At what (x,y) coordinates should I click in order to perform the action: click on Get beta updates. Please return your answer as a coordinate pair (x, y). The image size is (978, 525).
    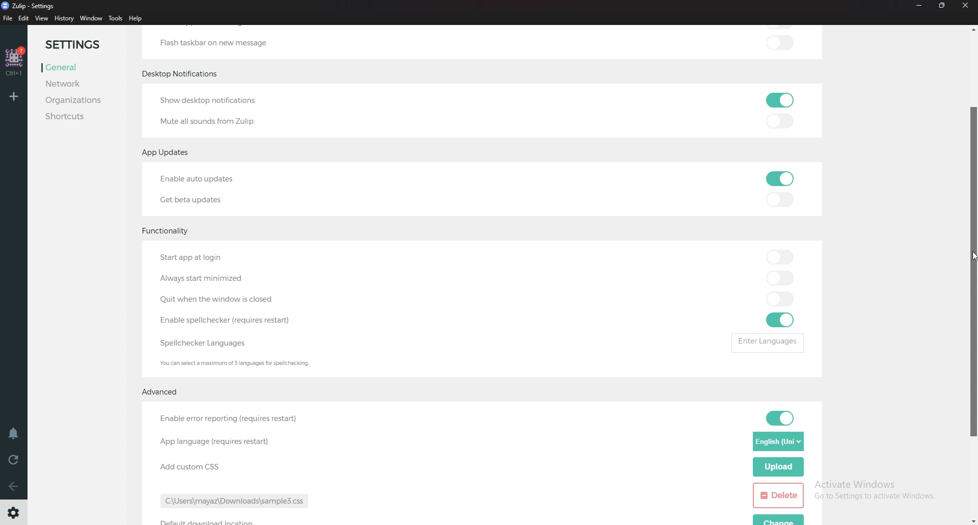
    Looking at the image, I should click on (195, 199).